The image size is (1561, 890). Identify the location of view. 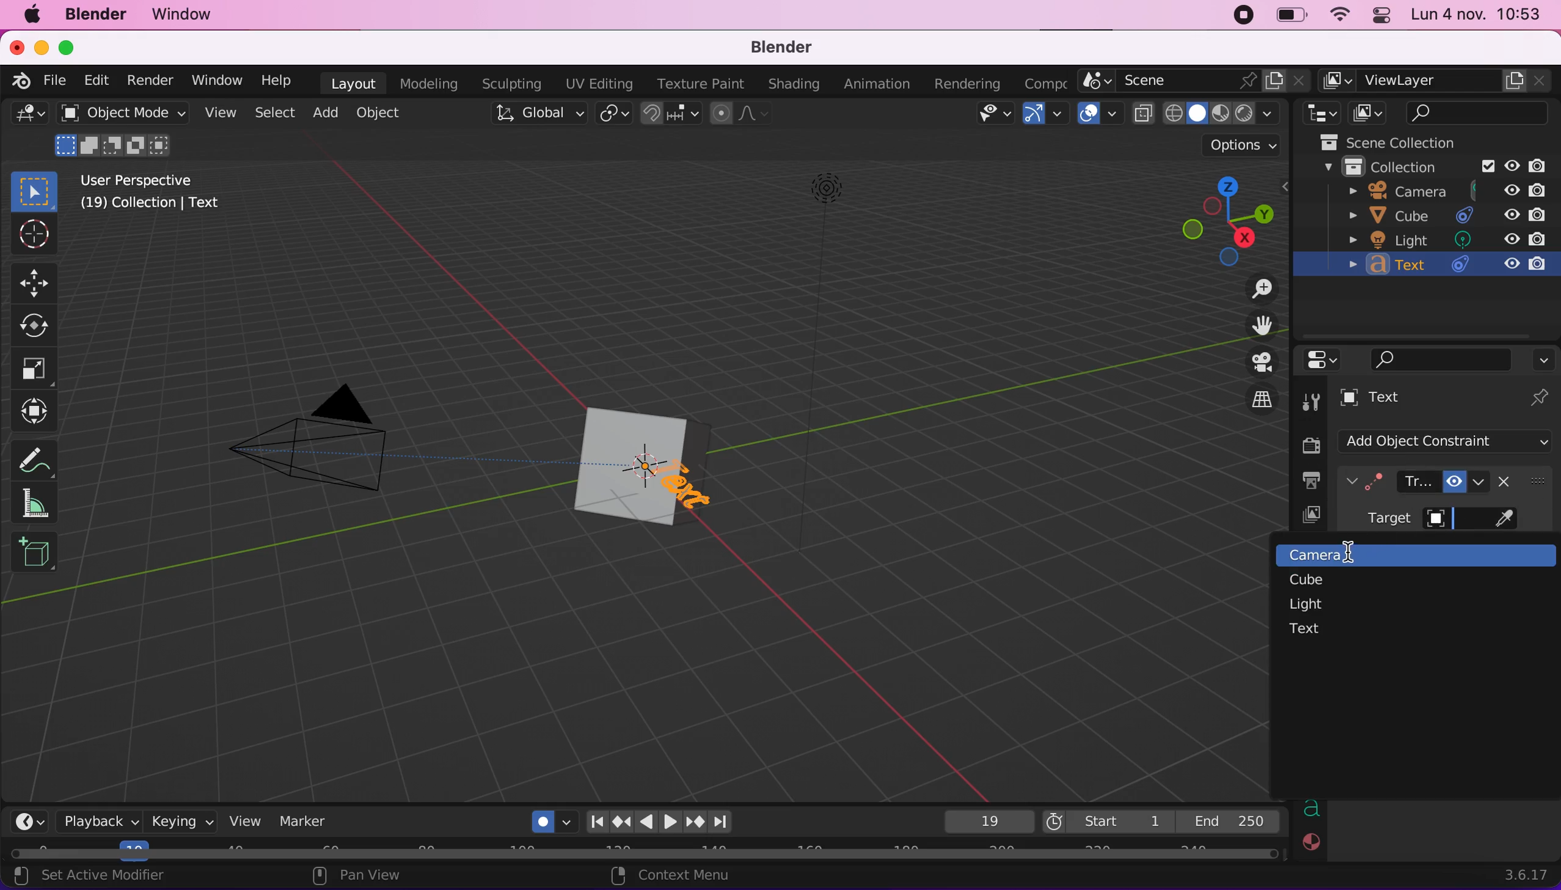
(243, 820).